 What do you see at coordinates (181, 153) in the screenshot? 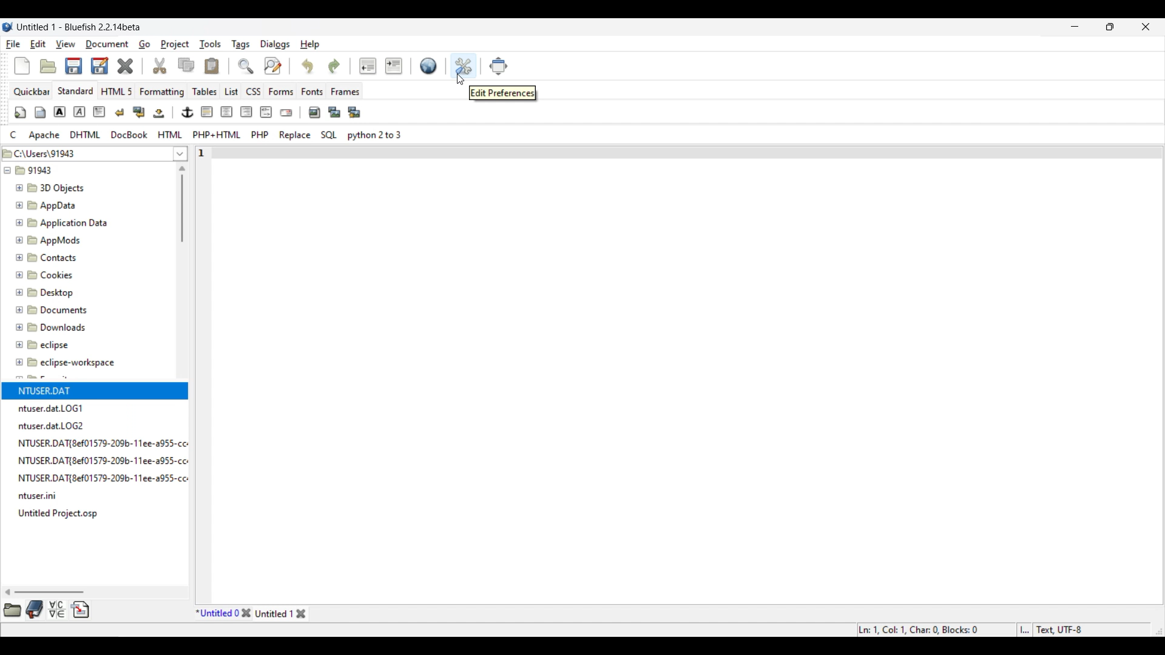
I see `File list` at bounding box center [181, 153].